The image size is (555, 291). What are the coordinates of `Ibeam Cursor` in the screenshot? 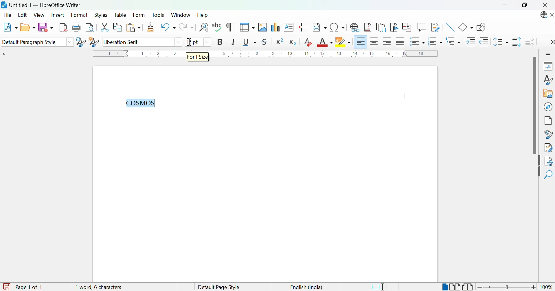 It's located at (190, 42).